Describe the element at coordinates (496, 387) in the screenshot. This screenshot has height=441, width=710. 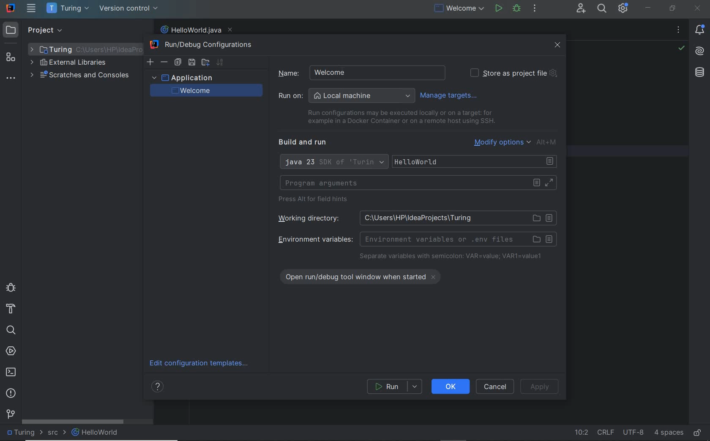
I see `cancel` at that location.